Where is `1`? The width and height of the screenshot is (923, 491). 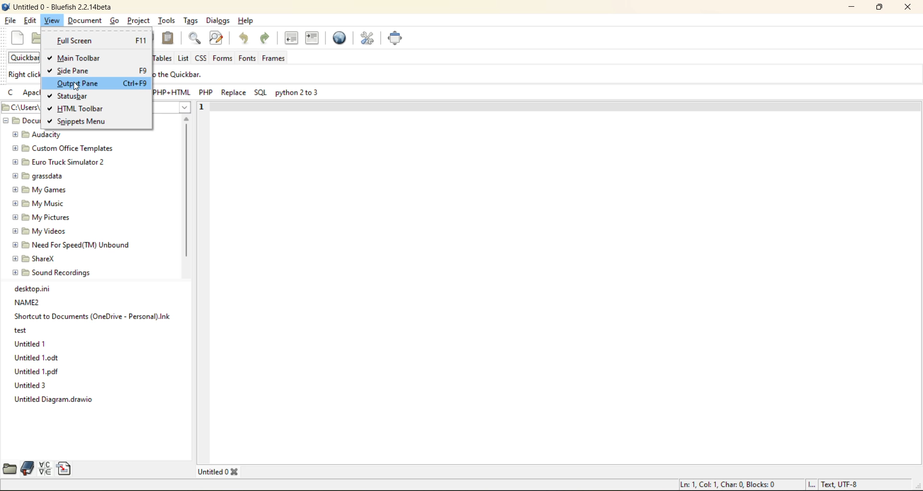
1 is located at coordinates (200, 107).